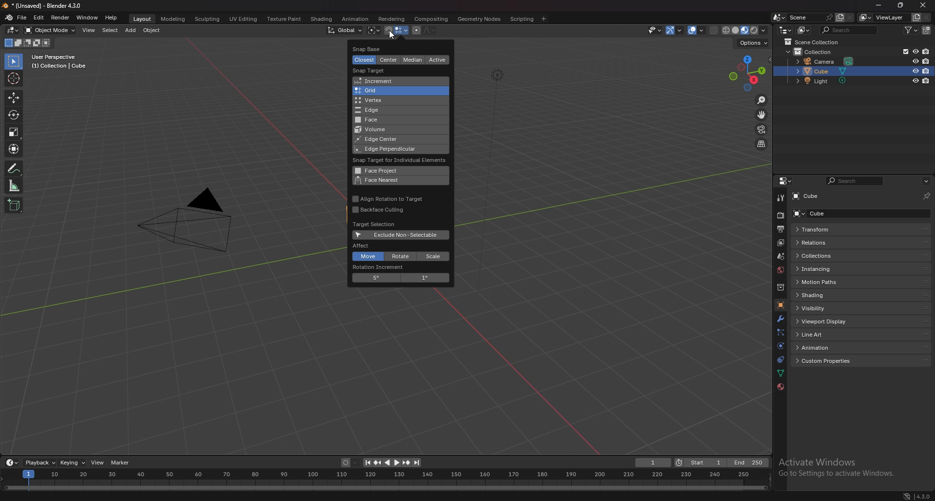  Describe the element at coordinates (780, 215) in the screenshot. I see `render` at that location.